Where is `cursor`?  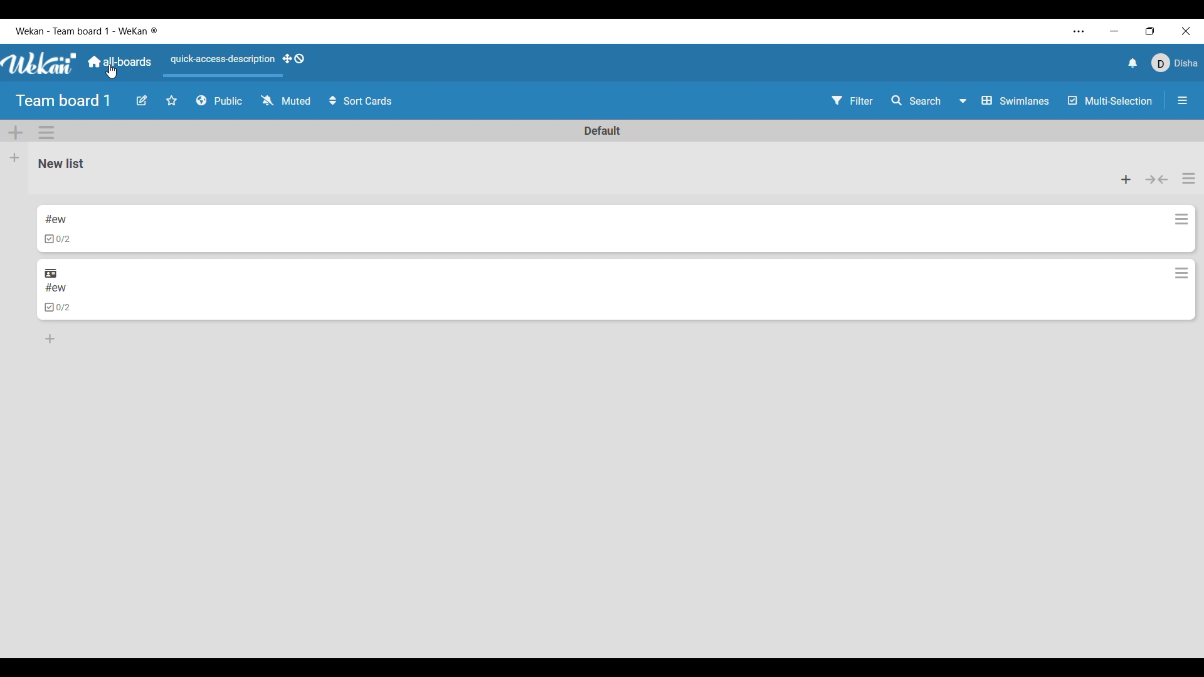
cursor is located at coordinates (111, 71).